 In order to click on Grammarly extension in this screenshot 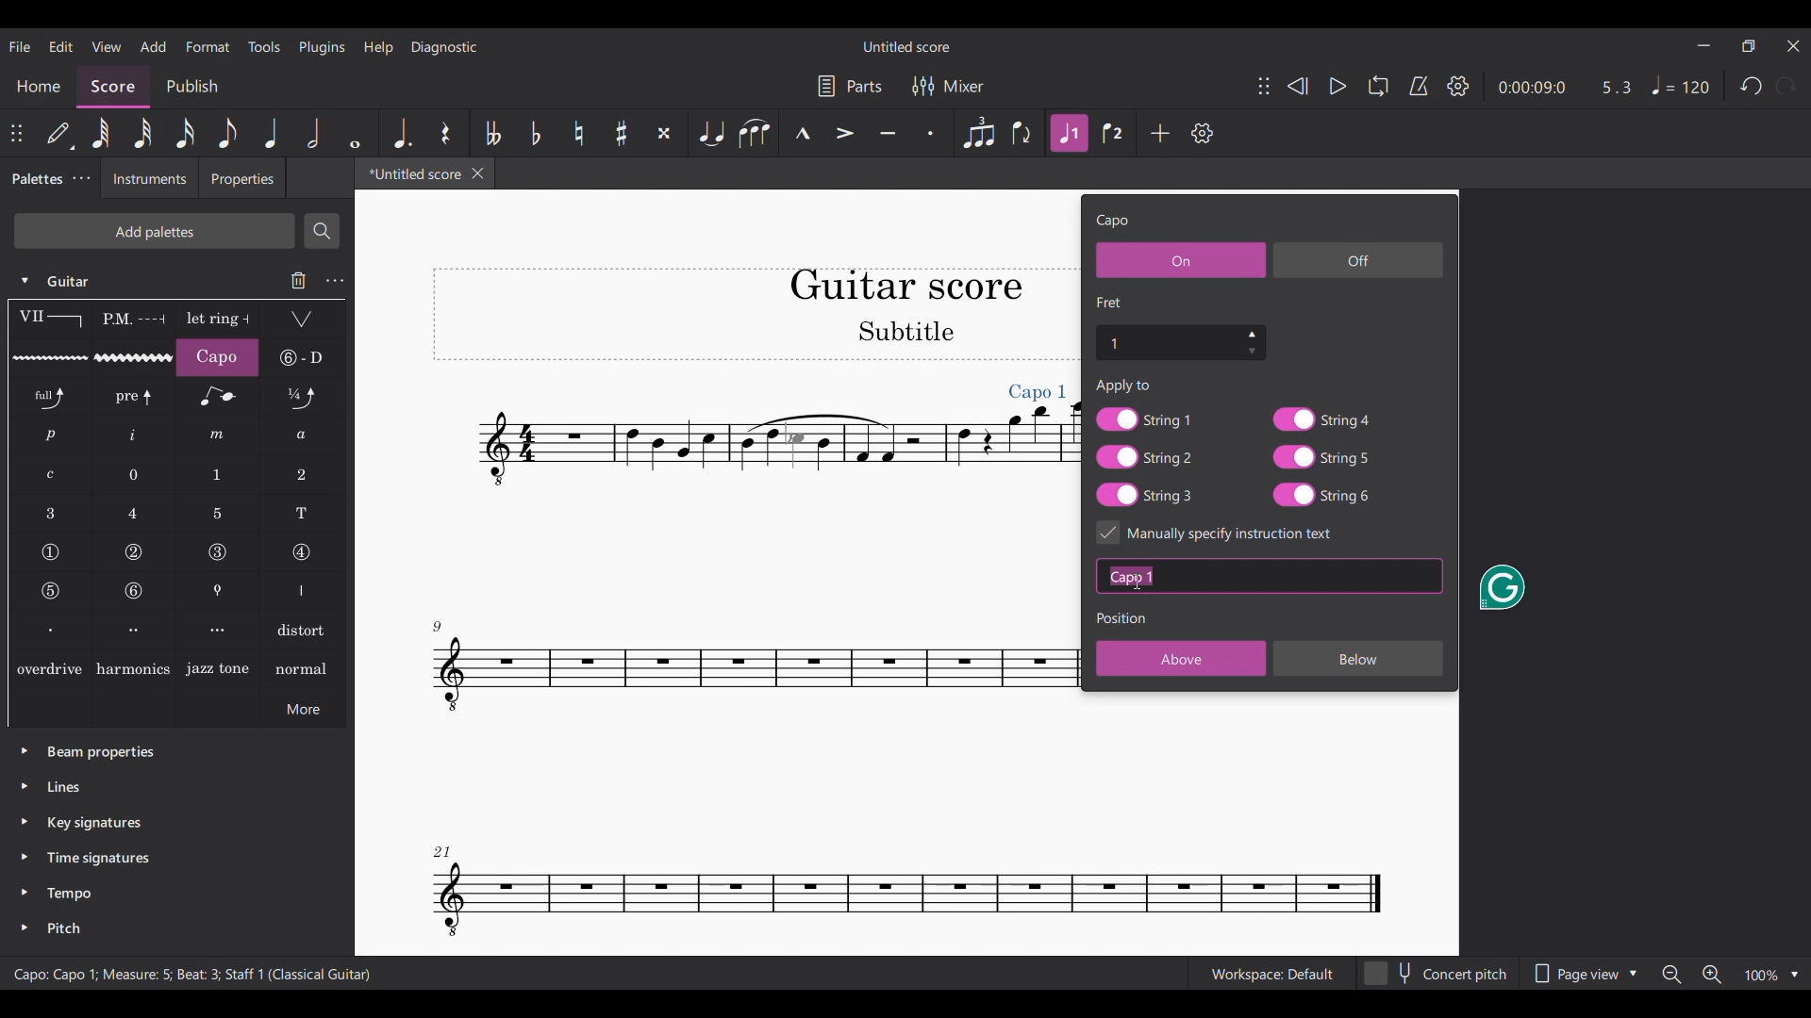, I will do `click(1501, 587)`.